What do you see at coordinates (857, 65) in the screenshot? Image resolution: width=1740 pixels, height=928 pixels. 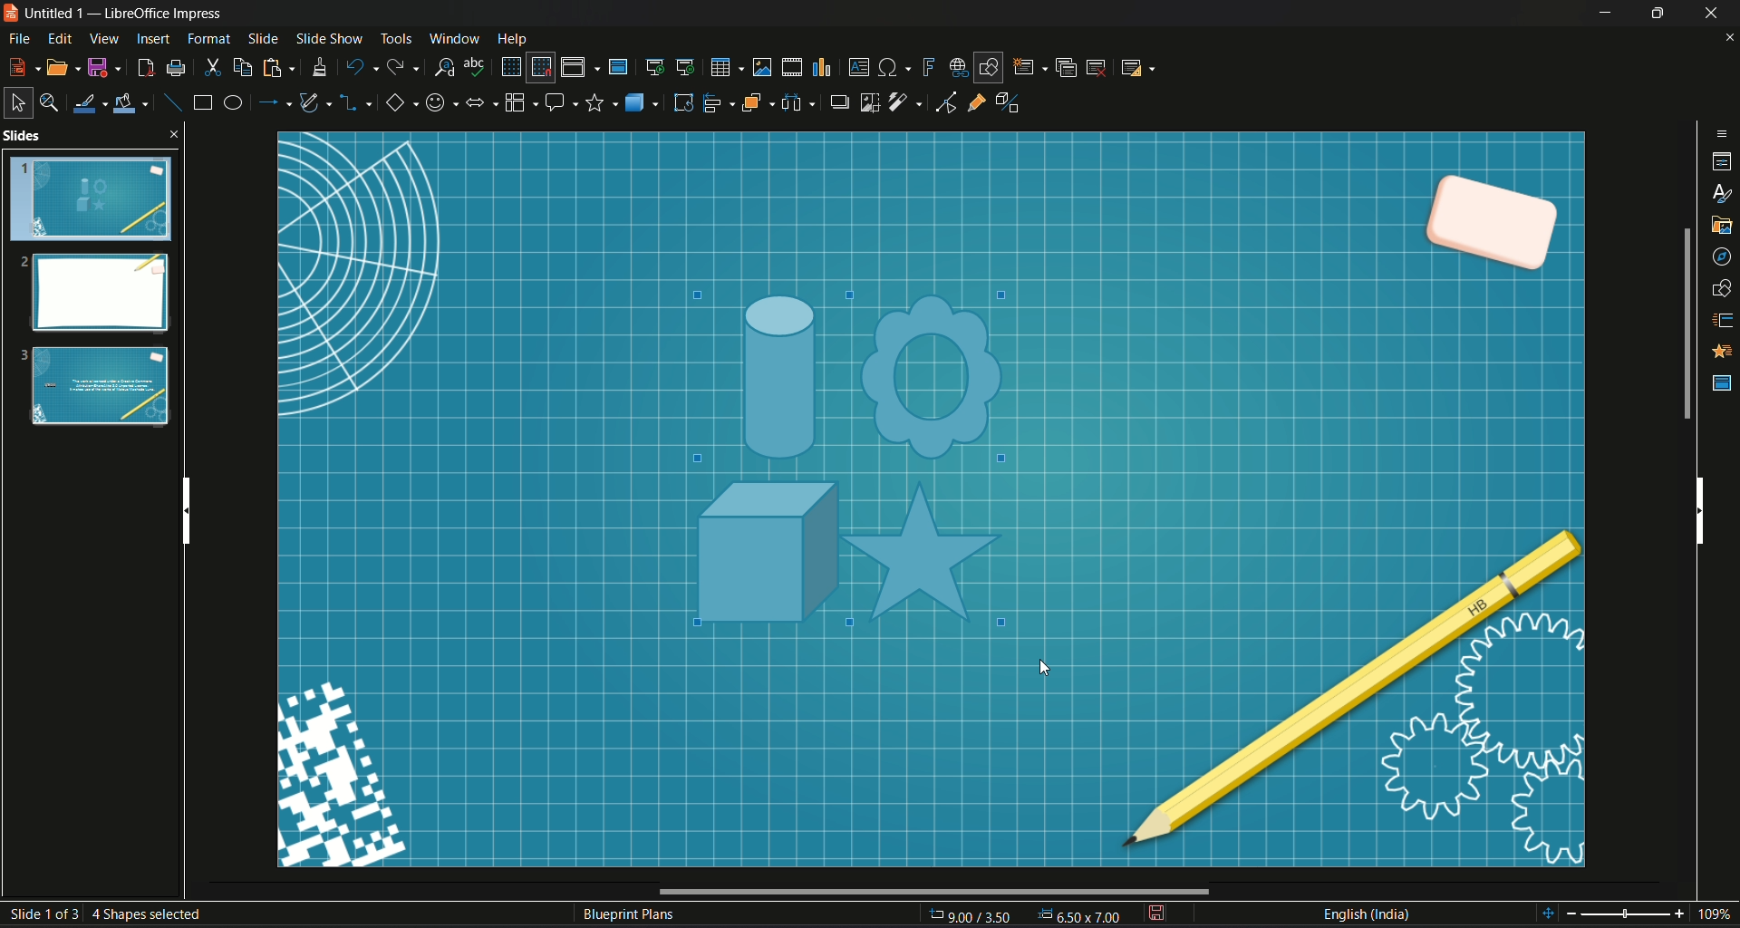 I see `insert textbox` at bounding box center [857, 65].